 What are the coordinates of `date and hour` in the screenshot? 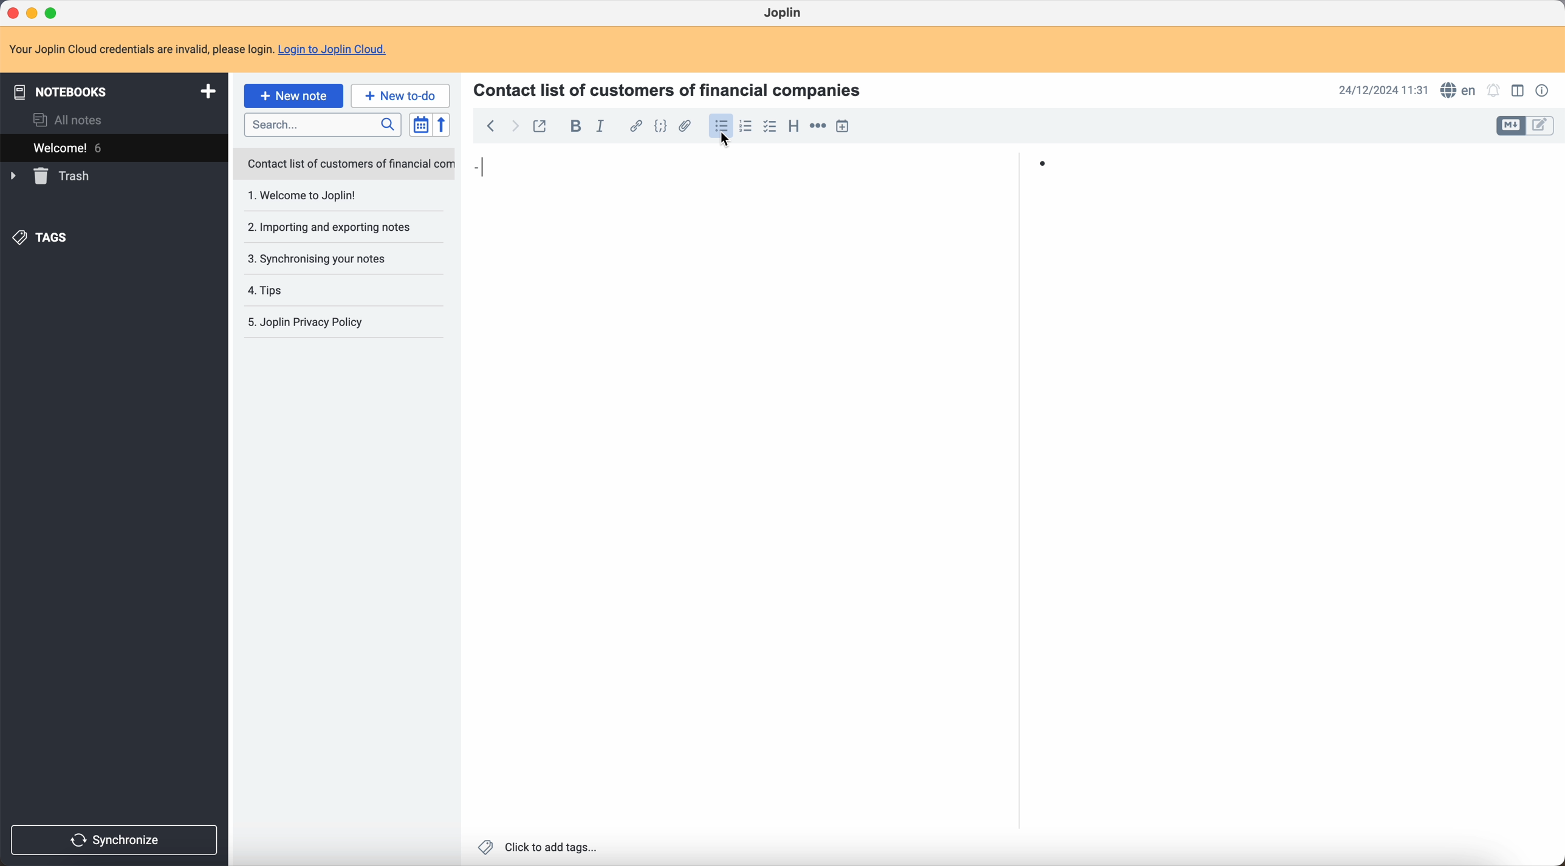 It's located at (1382, 90).